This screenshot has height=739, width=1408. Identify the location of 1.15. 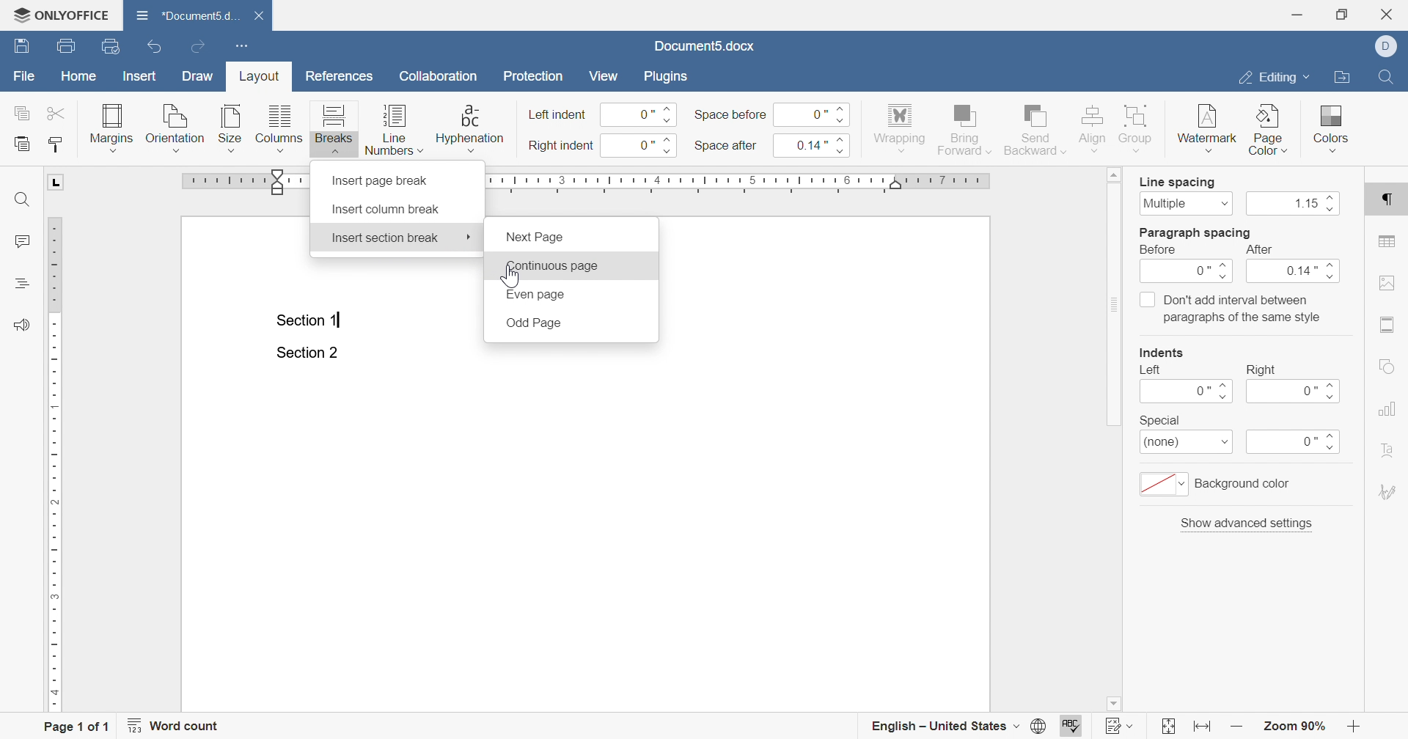
(1296, 205).